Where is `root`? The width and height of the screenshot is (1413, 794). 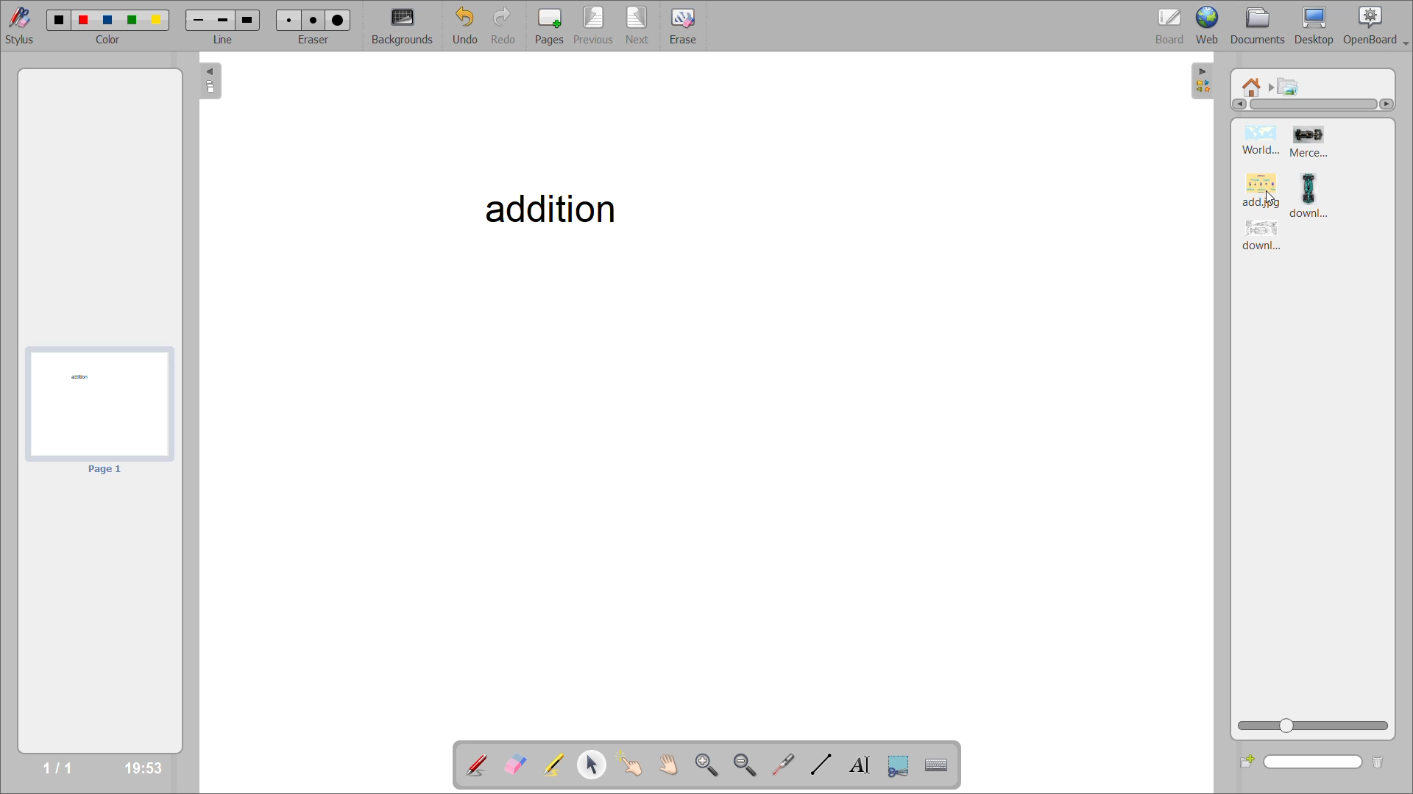
root is located at coordinates (1250, 86).